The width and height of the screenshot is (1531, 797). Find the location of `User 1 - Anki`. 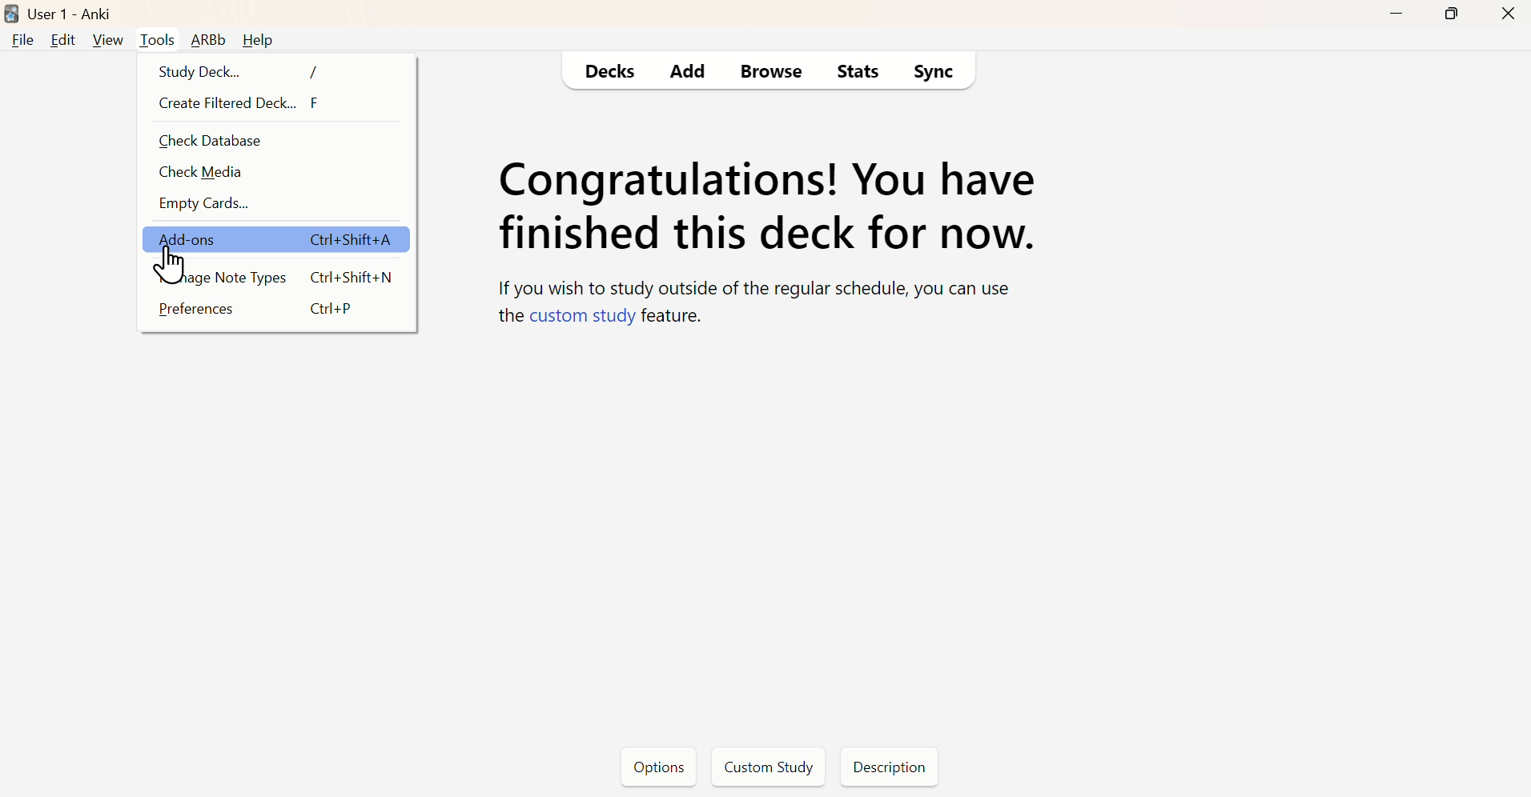

User 1 - Anki is located at coordinates (71, 14).